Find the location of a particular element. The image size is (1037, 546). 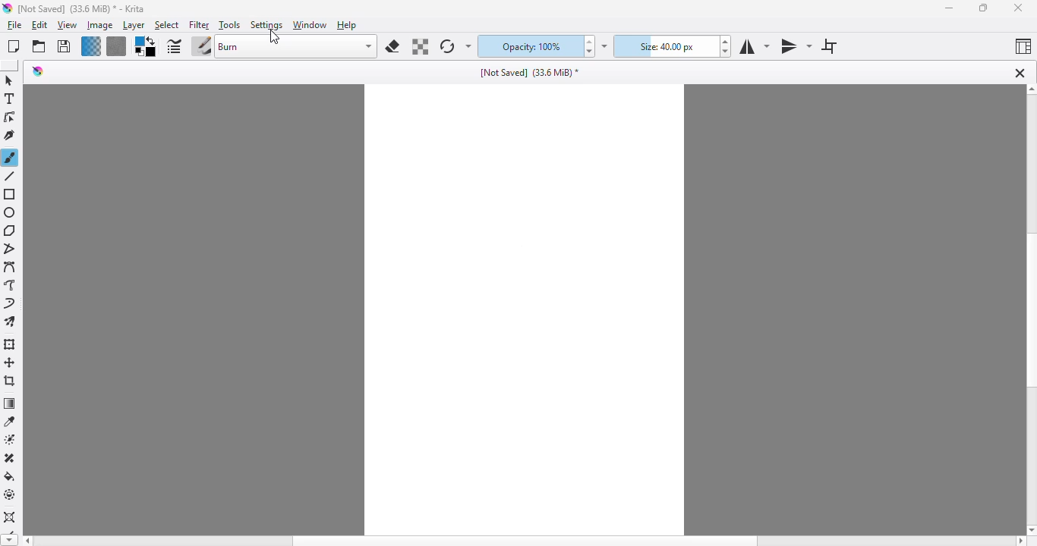

scroll left is located at coordinates (26, 541).